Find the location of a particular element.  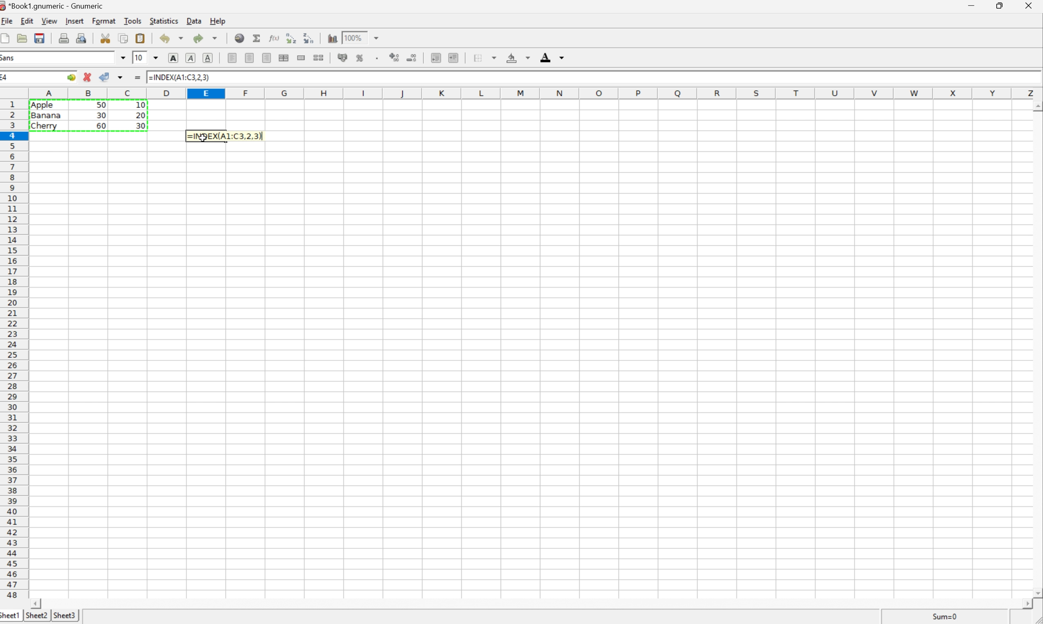

Sort the selected region in ascending order based on the first column selected is located at coordinates (291, 38).